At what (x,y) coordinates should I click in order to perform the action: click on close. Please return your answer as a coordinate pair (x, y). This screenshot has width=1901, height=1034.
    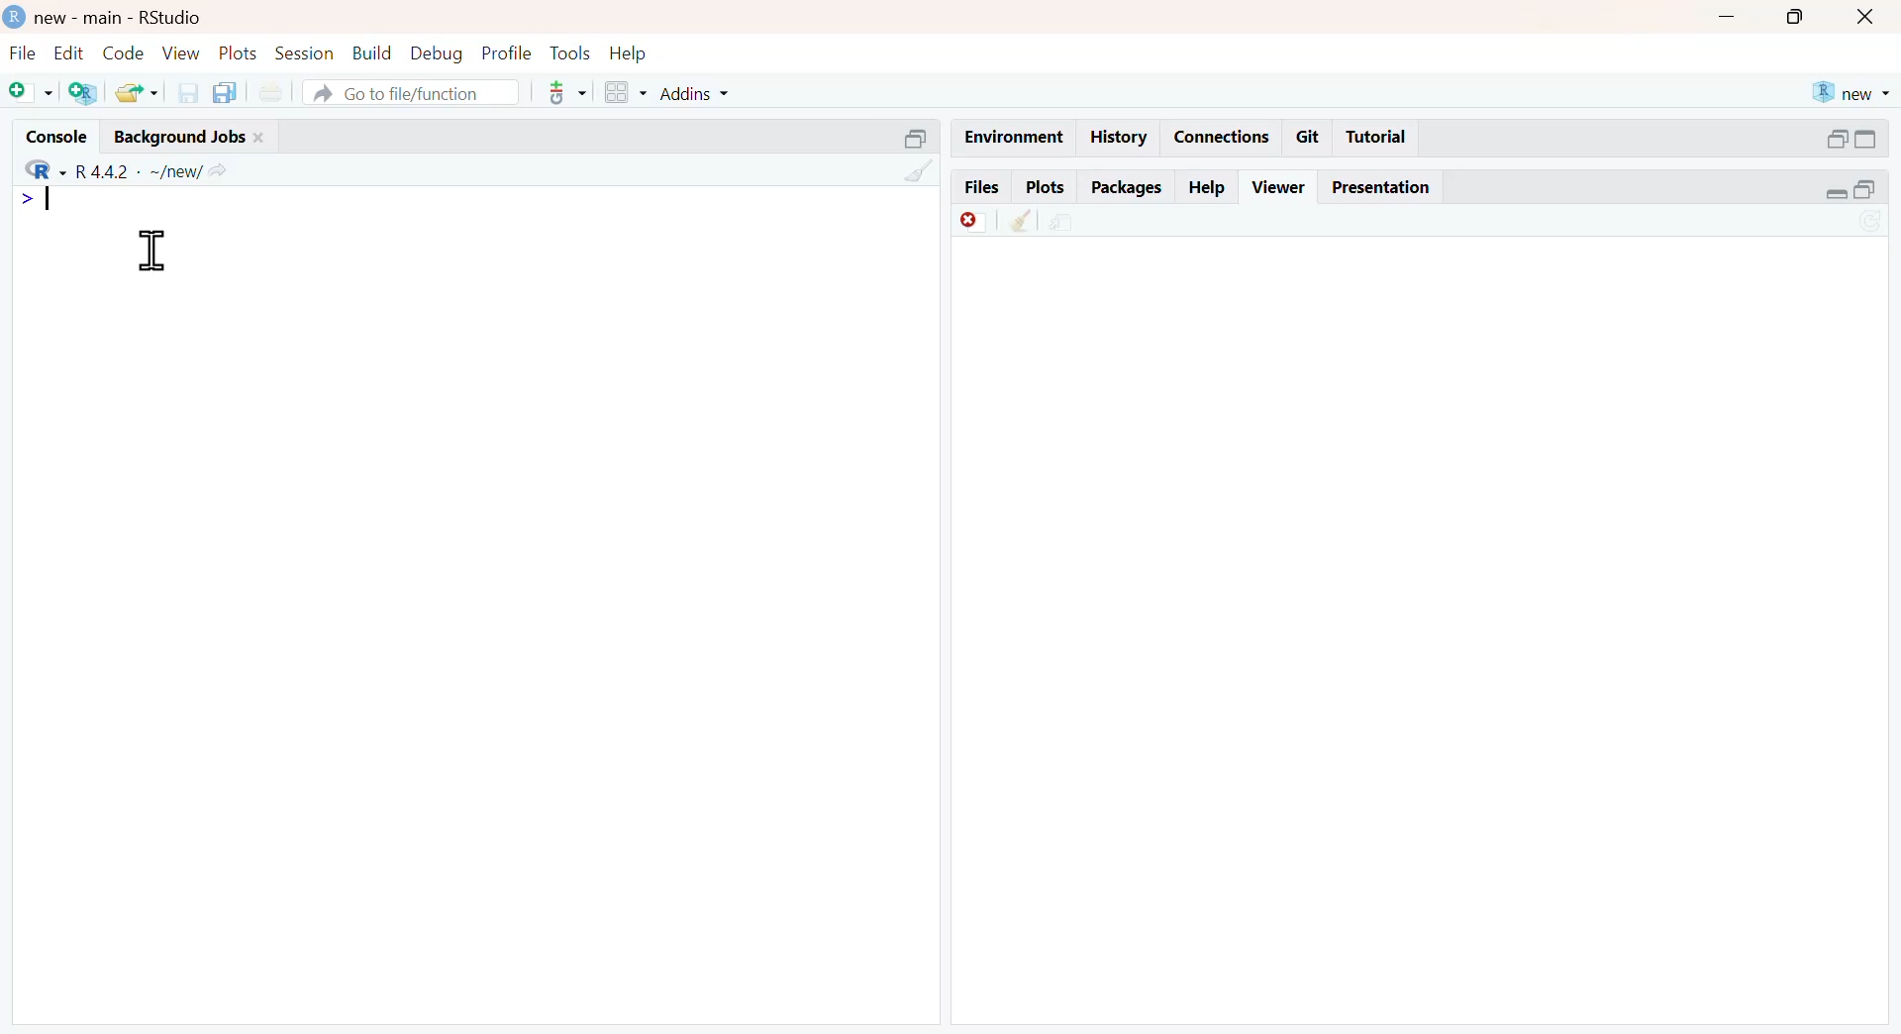
    Looking at the image, I should click on (1867, 17).